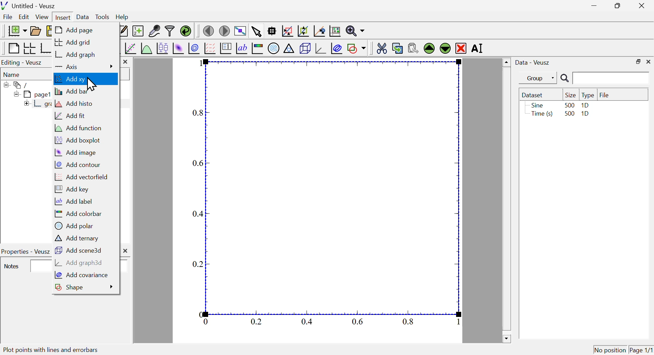 The width and height of the screenshot is (654, 355). I want to click on maximize, so click(616, 6).